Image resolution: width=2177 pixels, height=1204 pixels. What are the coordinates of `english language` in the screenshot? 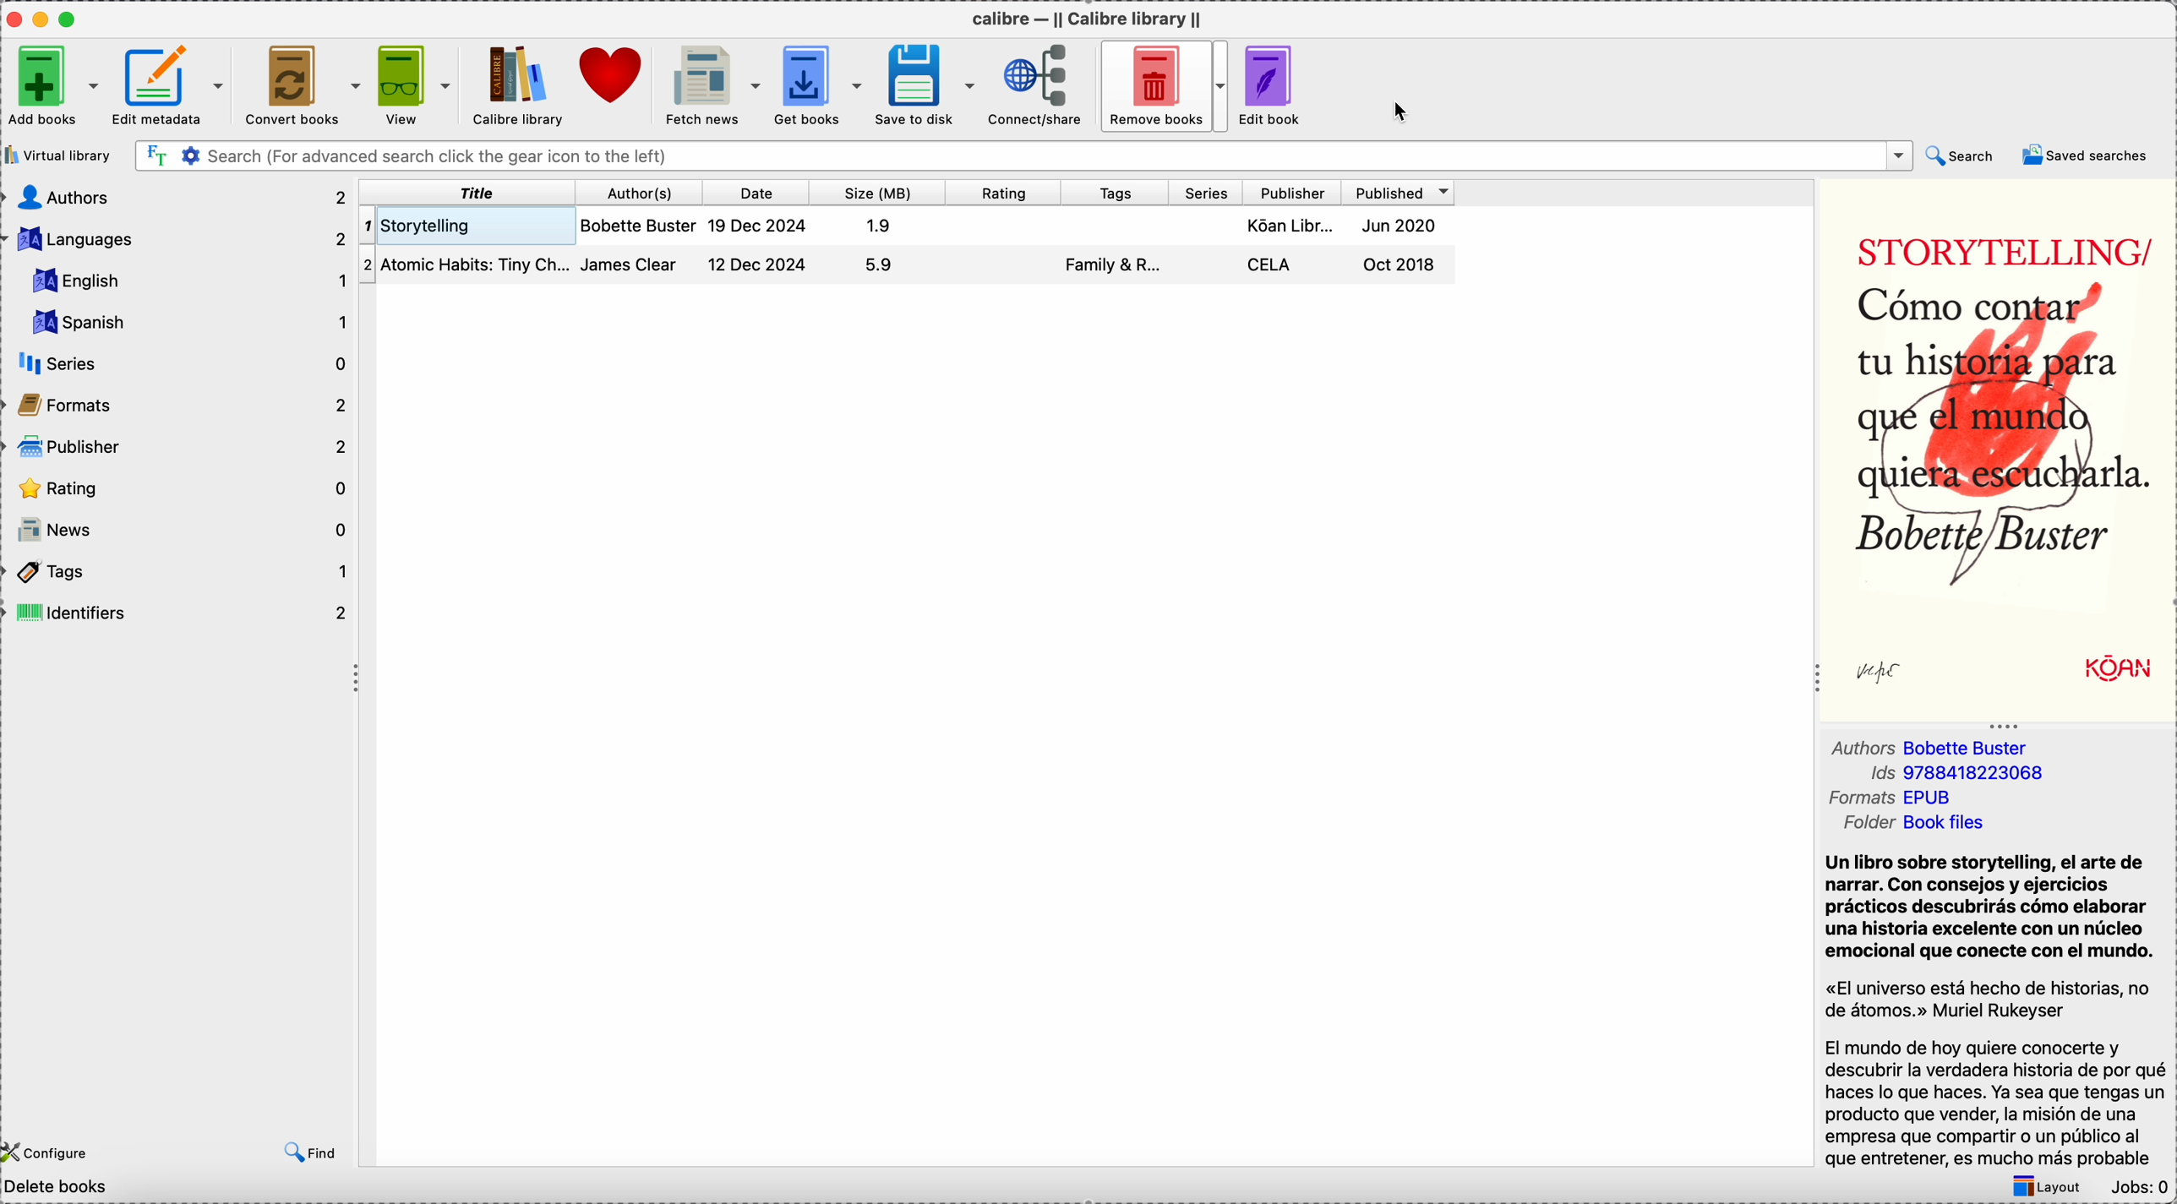 It's located at (186, 280).